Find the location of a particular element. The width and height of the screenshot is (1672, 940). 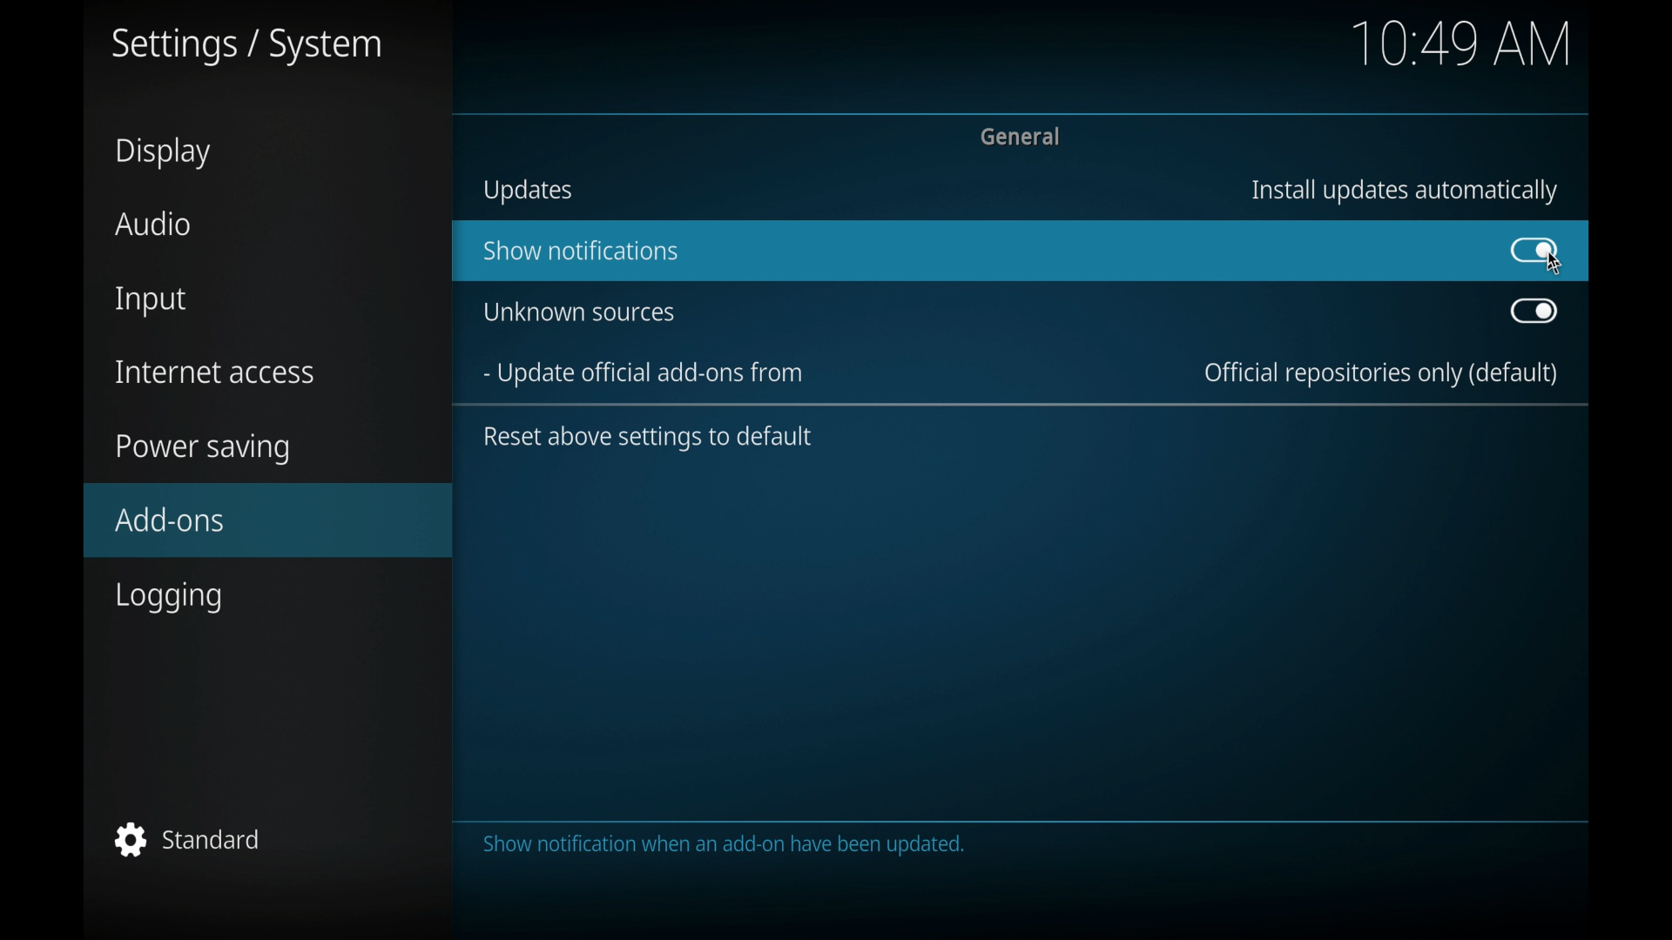

add-ons is located at coordinates (169, 518).